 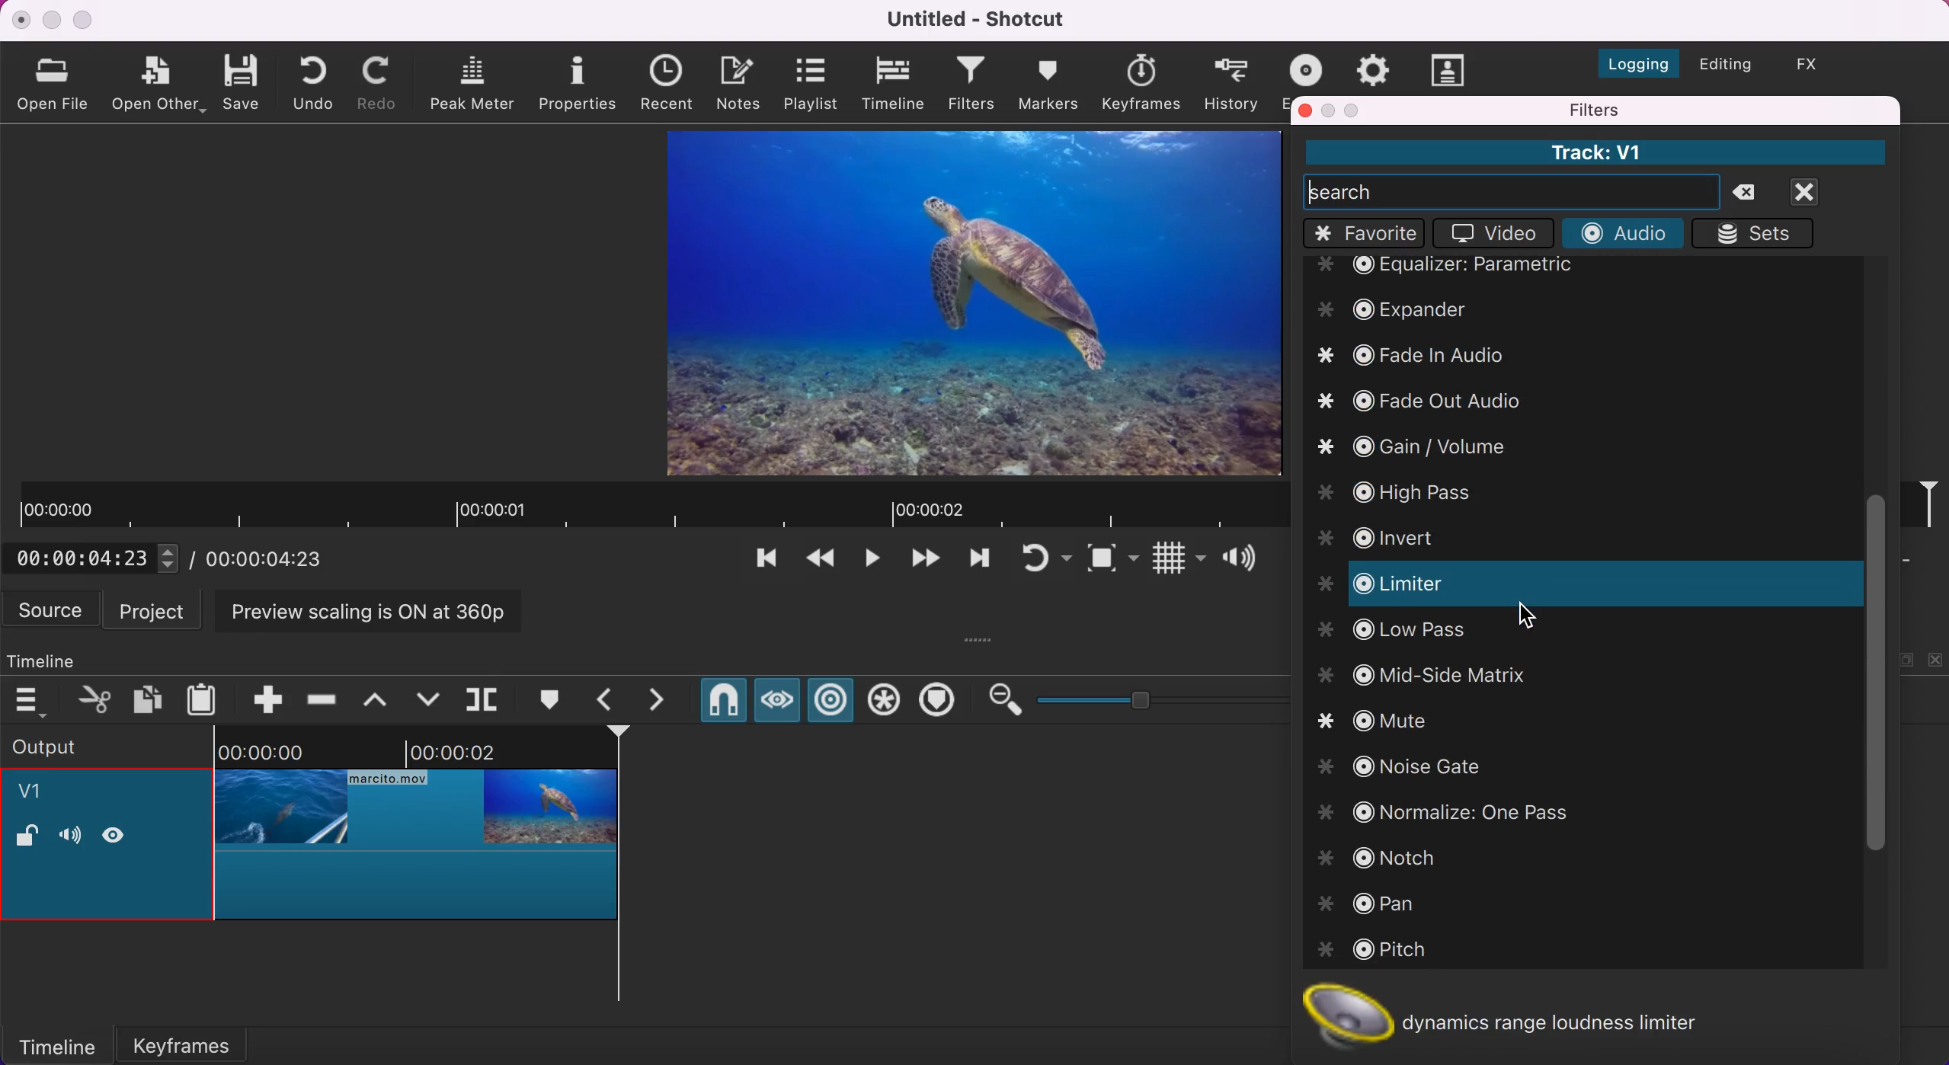 I want to click on close, so click(x=22, y=19).